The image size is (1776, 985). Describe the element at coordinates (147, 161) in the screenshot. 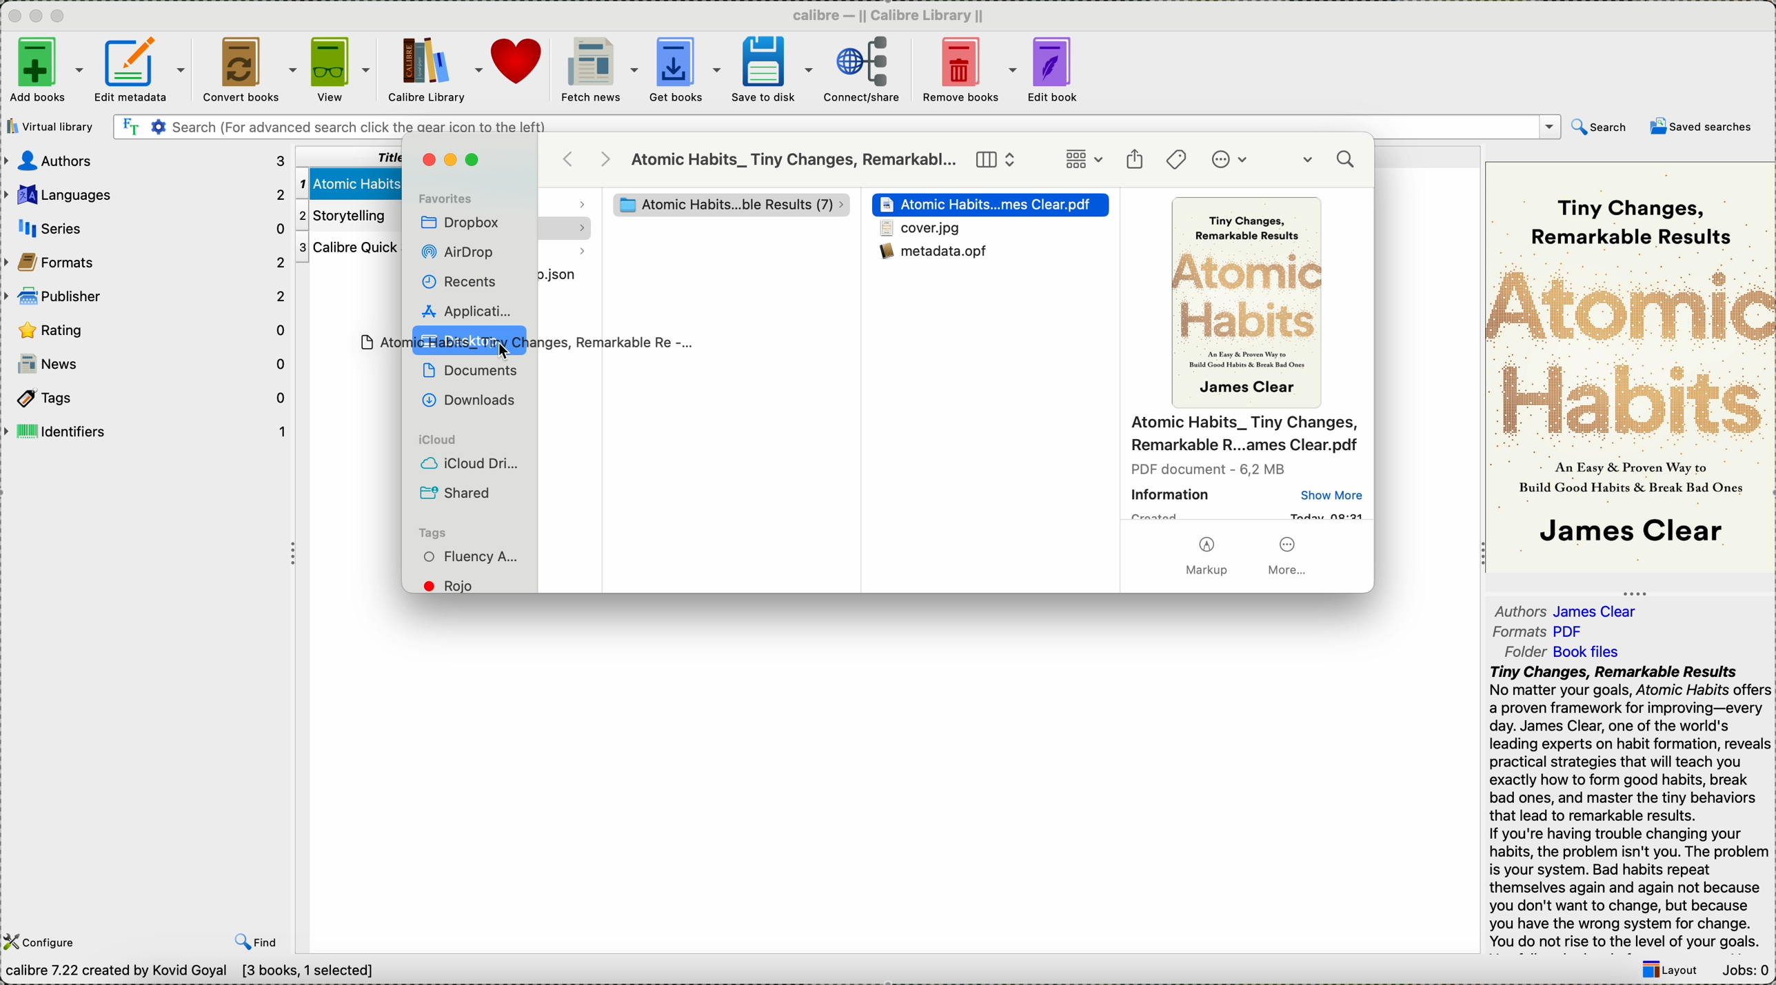

I see `authors` at that location.